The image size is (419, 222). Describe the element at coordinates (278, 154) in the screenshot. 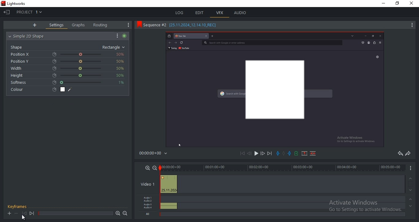

I see `add an in mark` at that location.